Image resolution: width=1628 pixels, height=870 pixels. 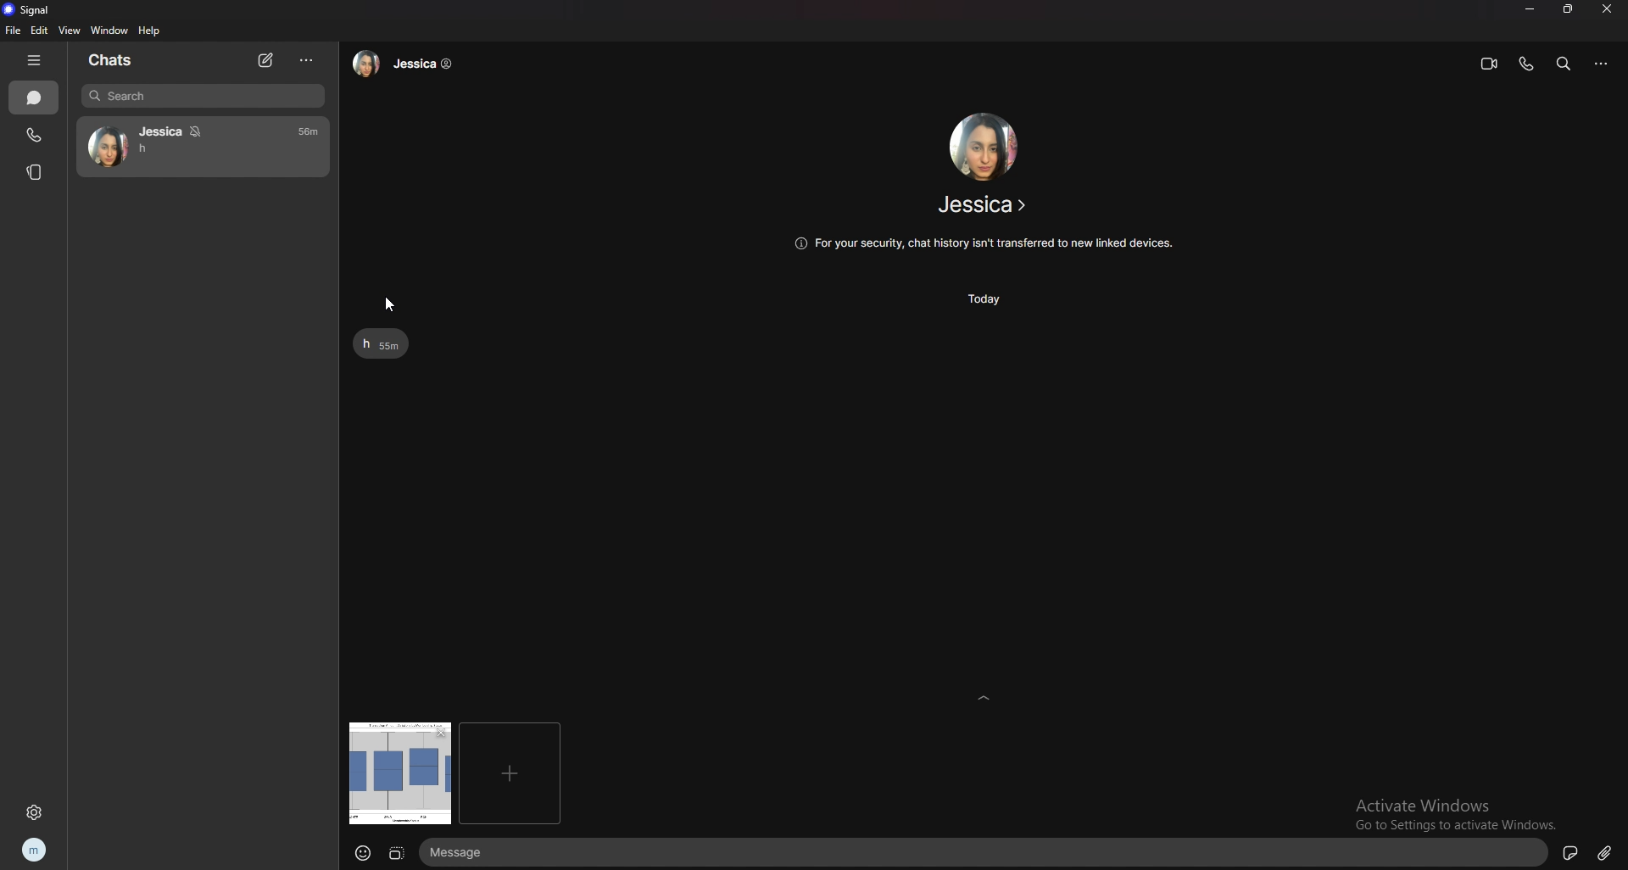 I want to click on close, so click(x=1607, y=8).